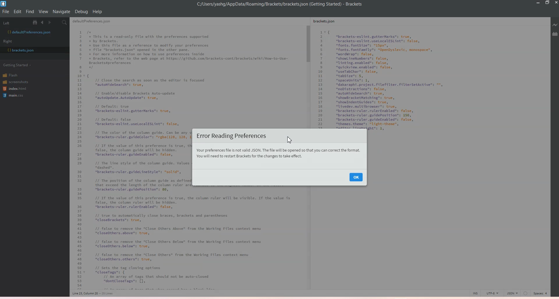  What do you see at coordinates (21, 50) in the screenshot?
I see `Bracket.json` at bounding box center [21, 50].